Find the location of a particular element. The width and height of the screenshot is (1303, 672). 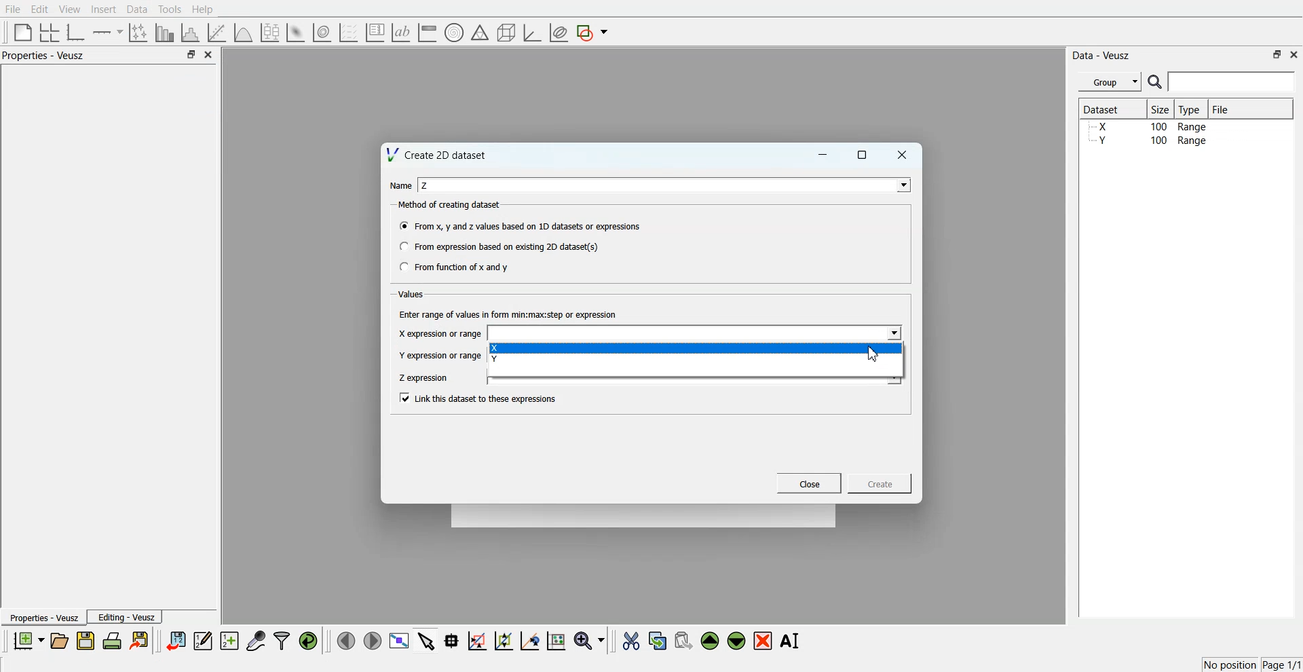

Properties - Veusz is located at coordinates (43, 617).